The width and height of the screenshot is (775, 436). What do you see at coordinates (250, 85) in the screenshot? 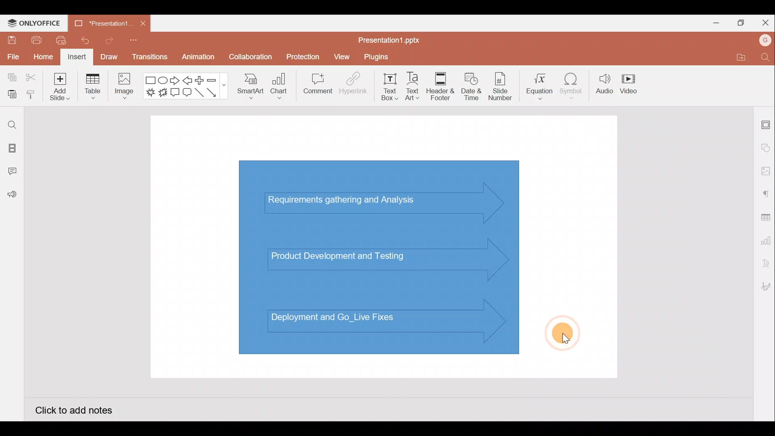
I see `SmartArt` at bounding box center [250, 85].